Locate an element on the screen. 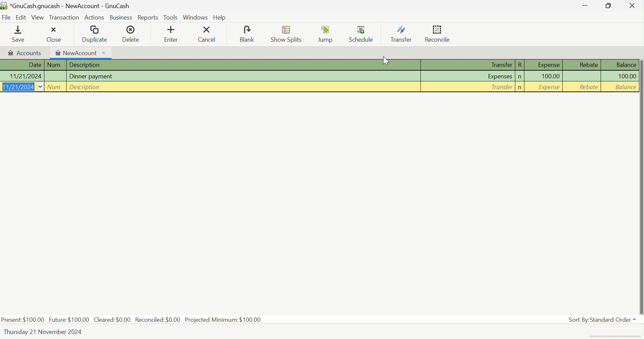 Image resolution: width=644 pixels, height=339 pixels. 1,00,00 is located at coordinates (551, 77).